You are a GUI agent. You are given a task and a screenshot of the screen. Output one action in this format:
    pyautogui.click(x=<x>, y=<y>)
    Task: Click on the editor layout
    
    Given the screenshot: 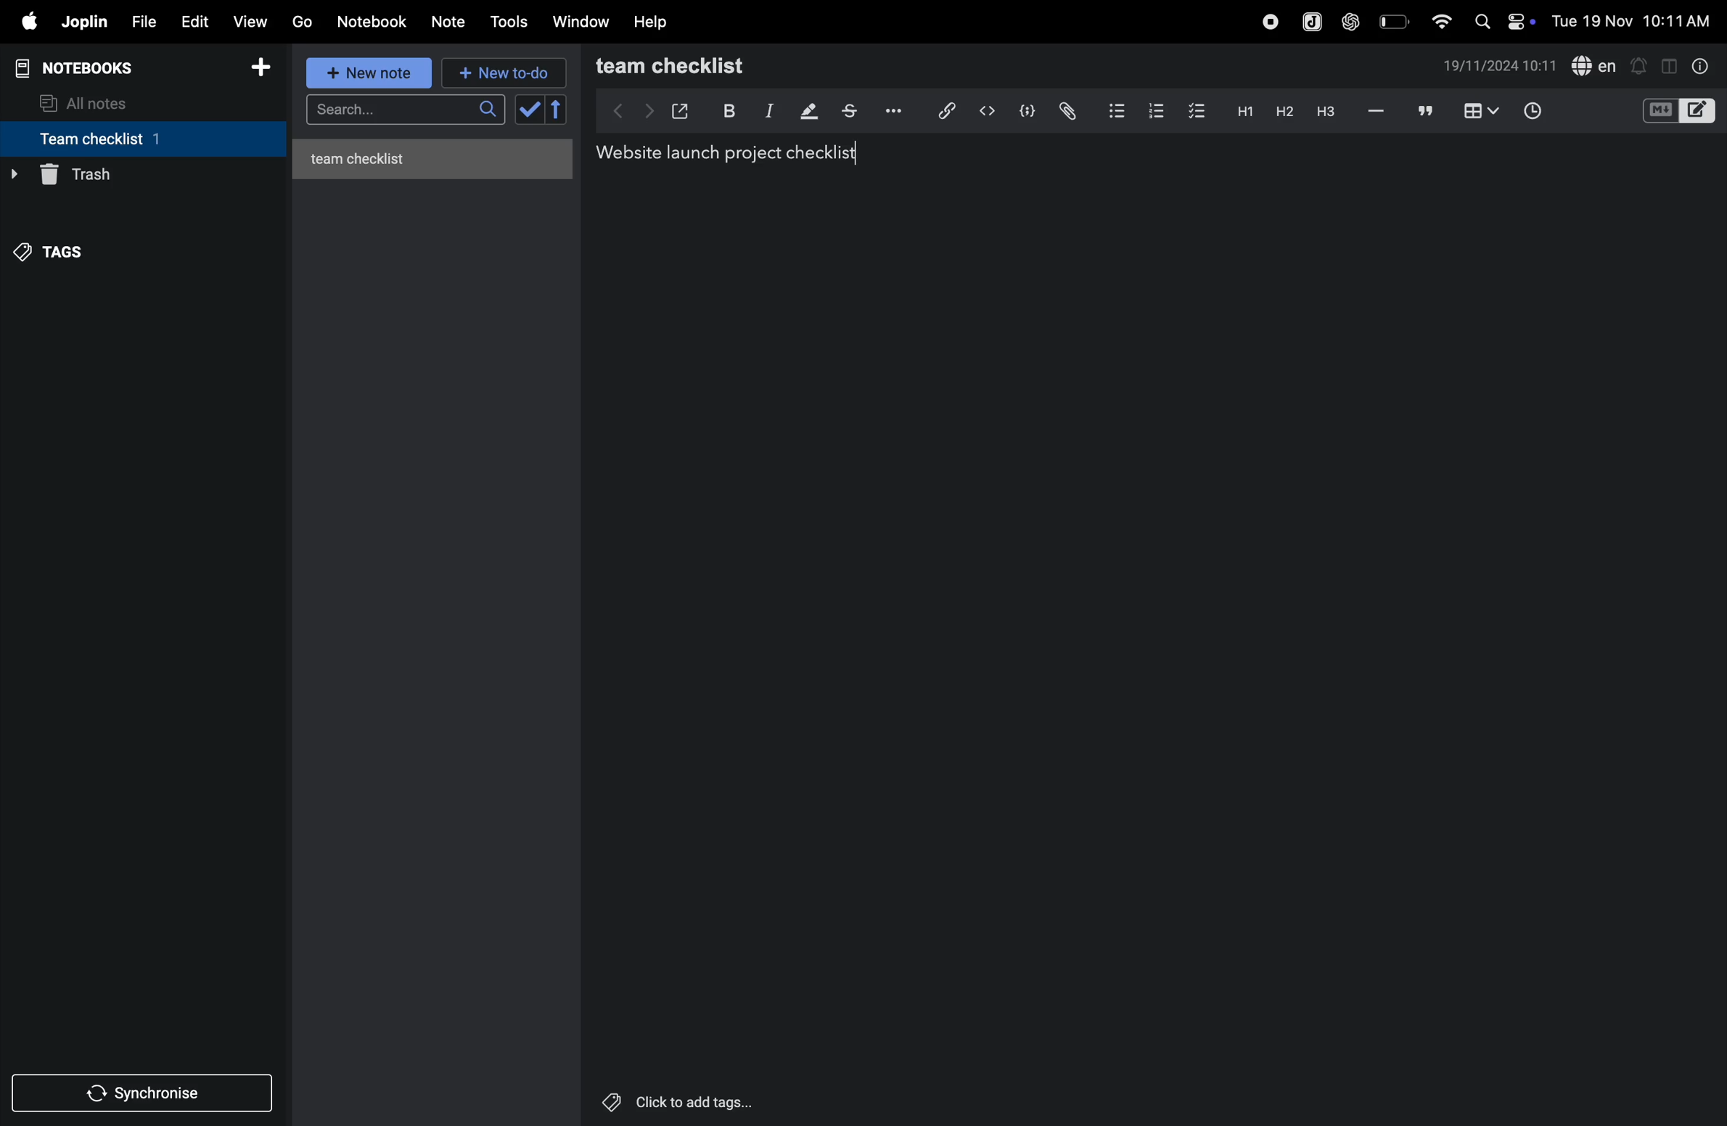 What is the action you would take?
    pyautogui.click(x=1699, y=110)
    